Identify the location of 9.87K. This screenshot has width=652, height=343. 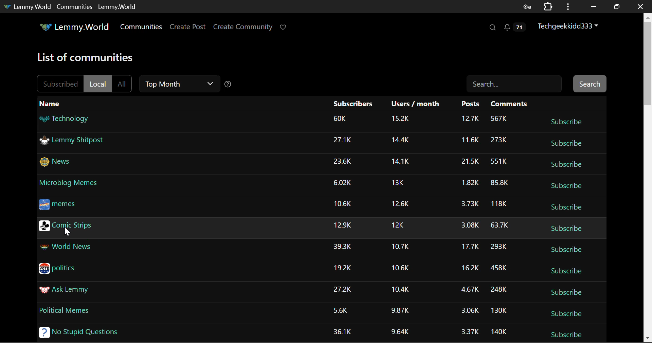
(400, 311).